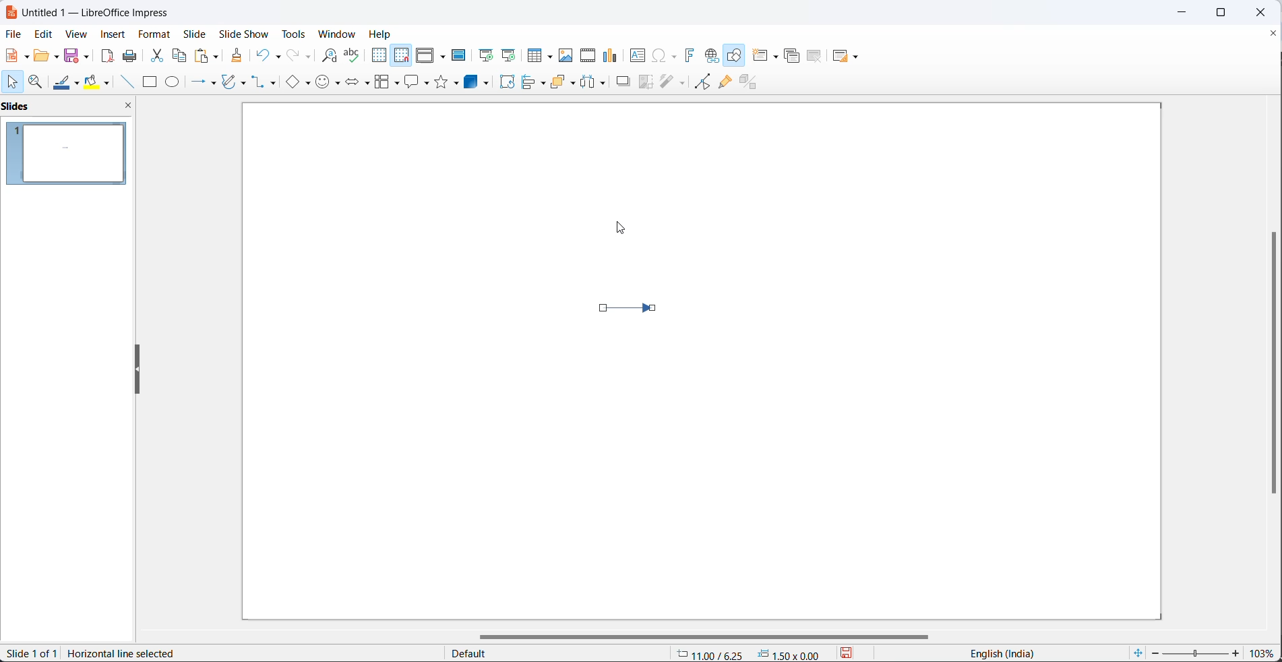 The height and width of the screenshot is (662, 1282). Describe the element at coordinates (735, 55) in the screenshot. I see `show draw functions` at that location.